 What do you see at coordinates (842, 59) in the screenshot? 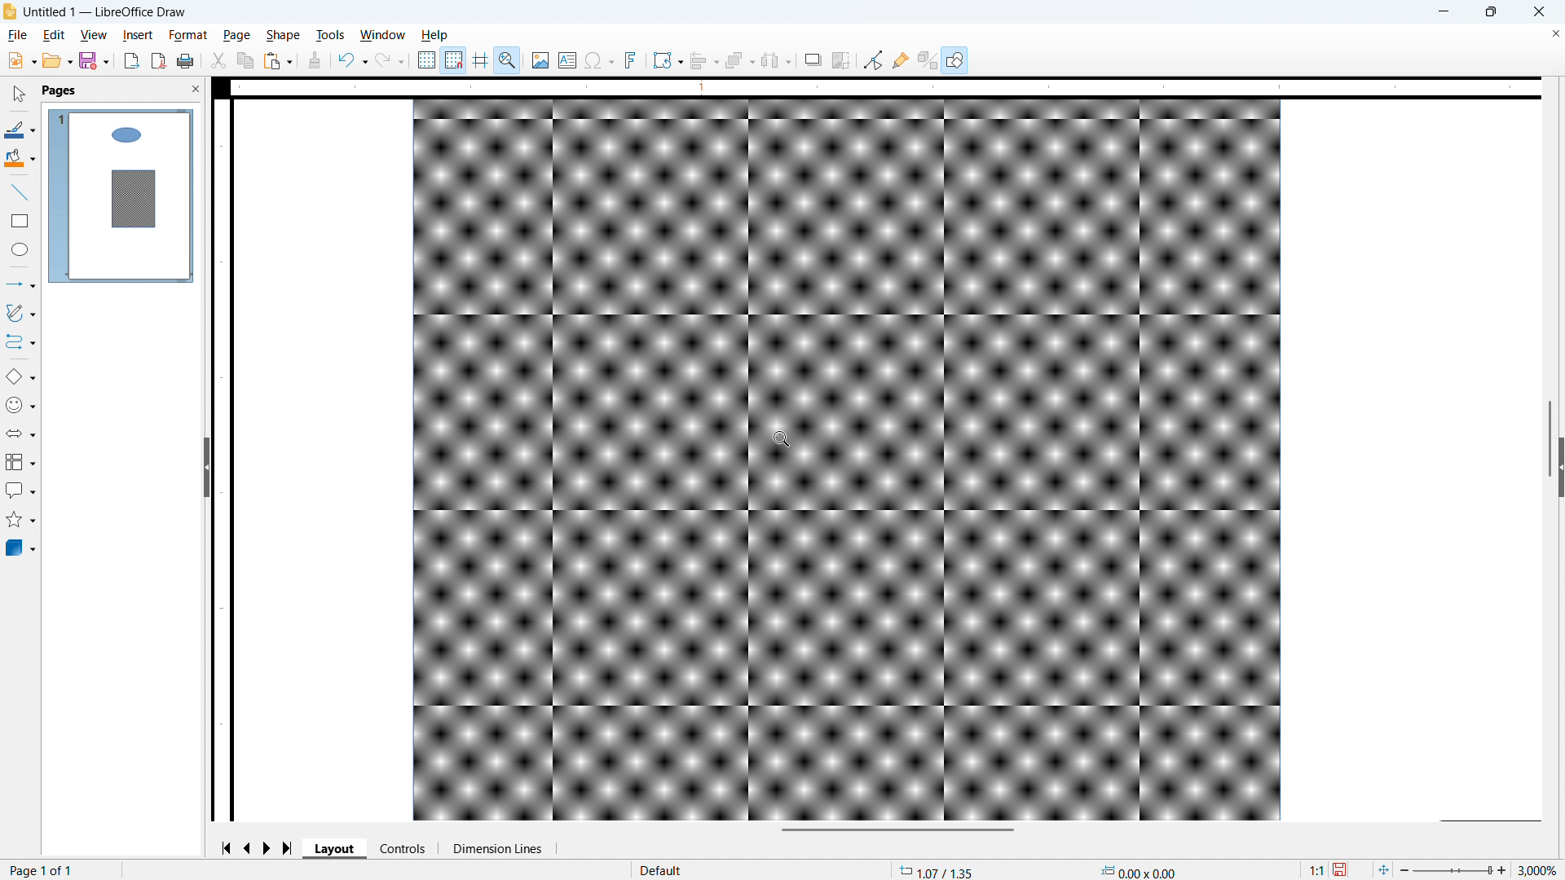
I see `Crop image ` at bounding box center [842, 59].